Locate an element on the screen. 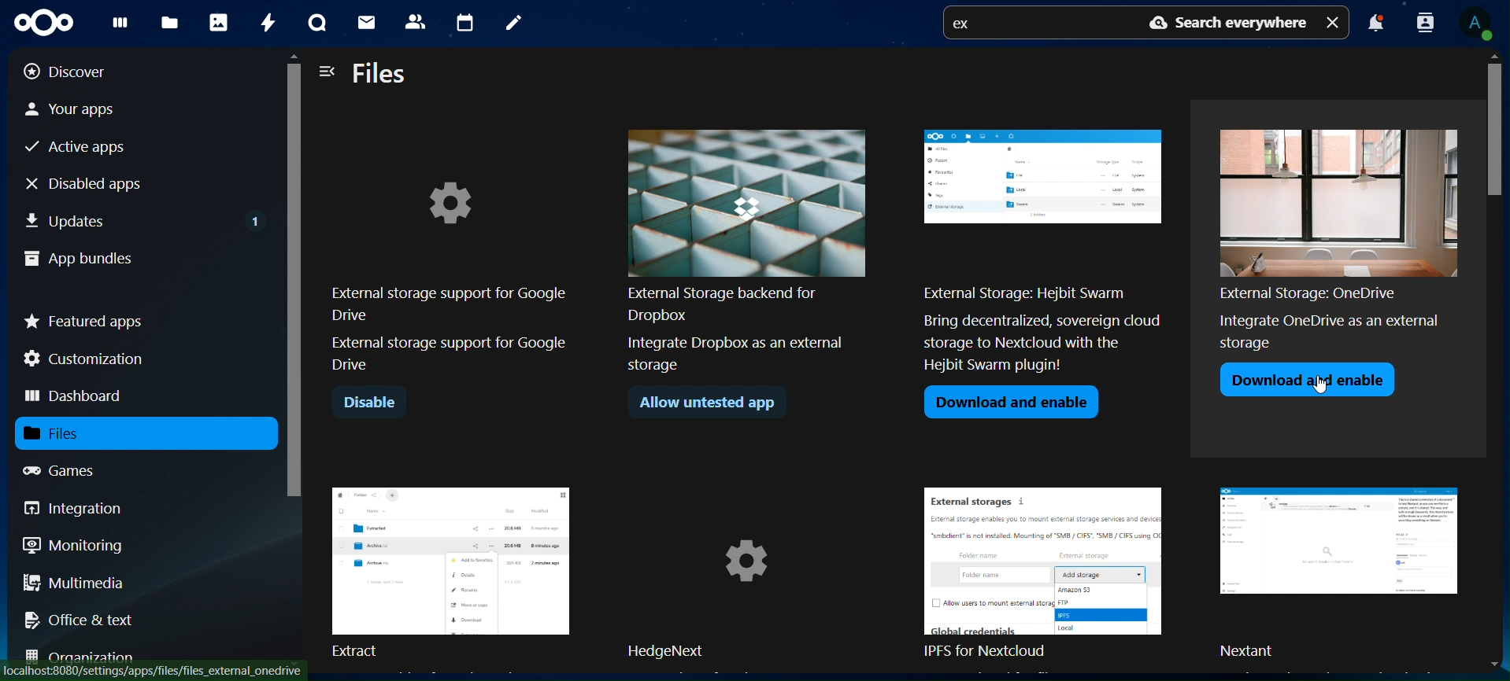  featured apps is located at coordinates (85, 318).